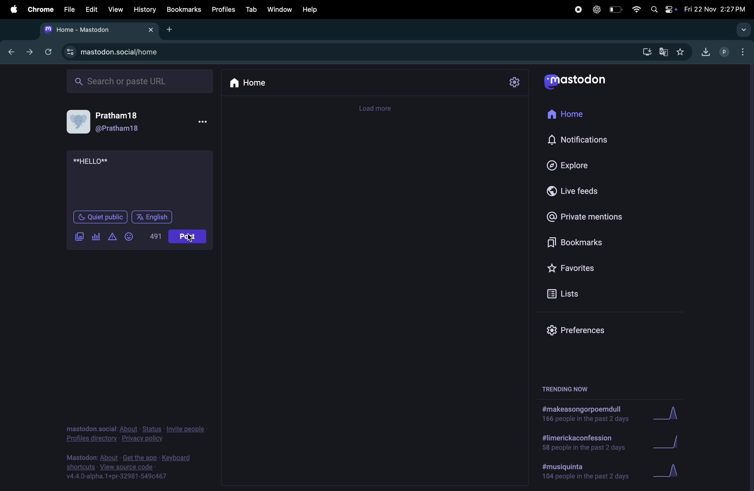 The image size is (754, 491). Describe the element at coordinates (580, 190) in the screenshot. I see `live feeds` at that location.